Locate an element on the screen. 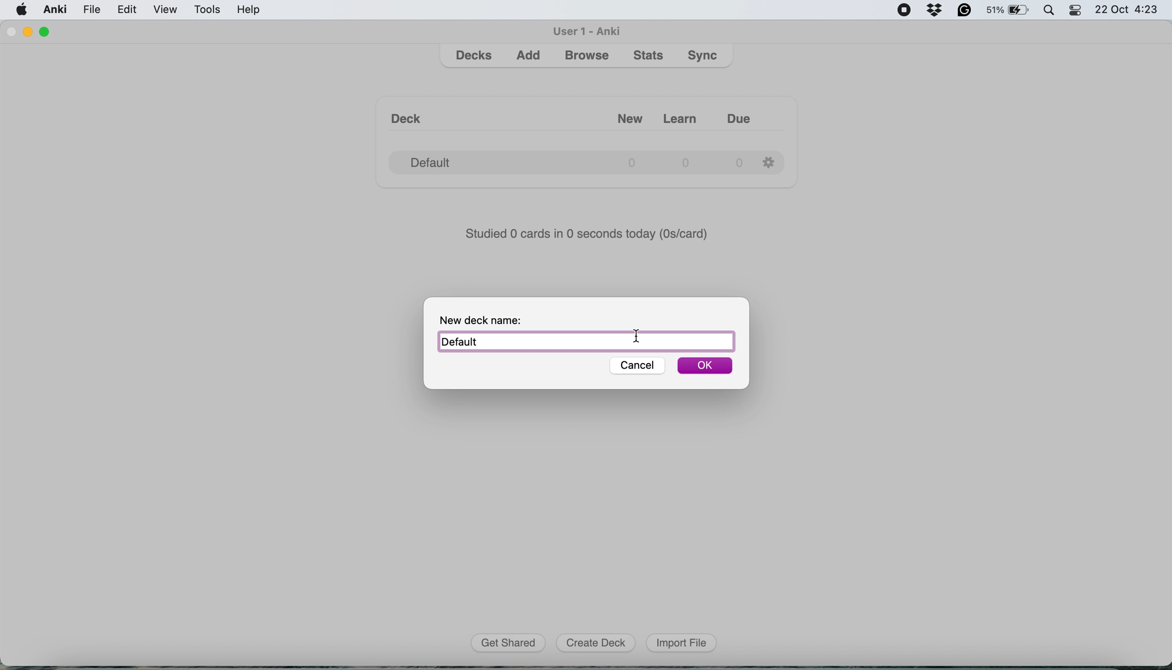  spotlight search is located at coordinates (1050, 12).